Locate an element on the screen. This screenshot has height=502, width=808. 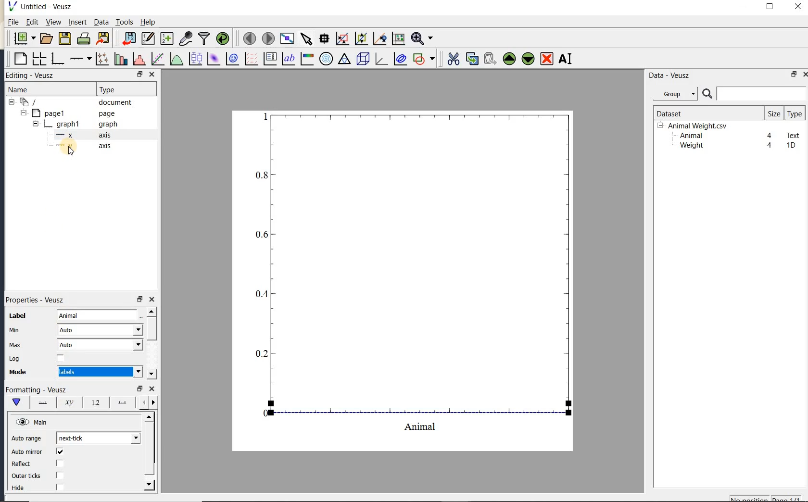
close is located at coordinates (152, 389).